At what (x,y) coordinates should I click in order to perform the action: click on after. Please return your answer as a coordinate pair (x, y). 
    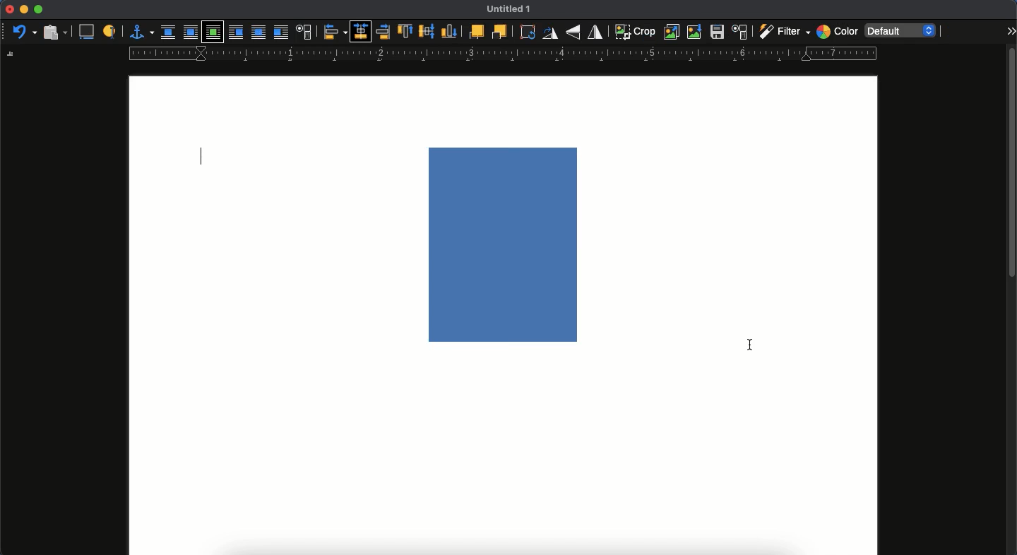
    Looking at the image, I should click on (283, 32).